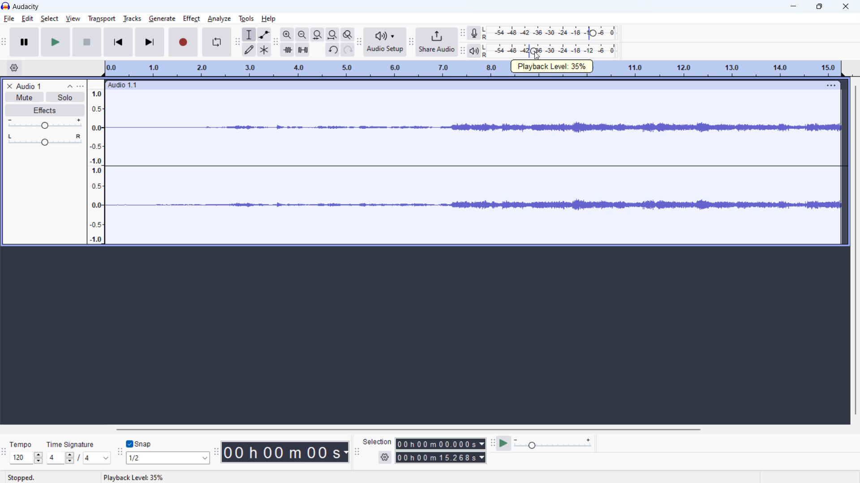  I want to click on volume, so click(44, 123).